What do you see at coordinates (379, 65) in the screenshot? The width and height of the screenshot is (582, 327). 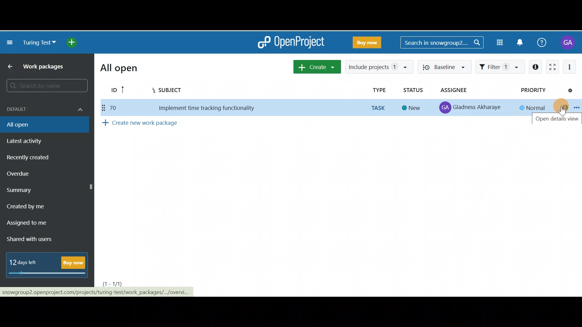 I see `Include projects` at bounding box center [379, 65].